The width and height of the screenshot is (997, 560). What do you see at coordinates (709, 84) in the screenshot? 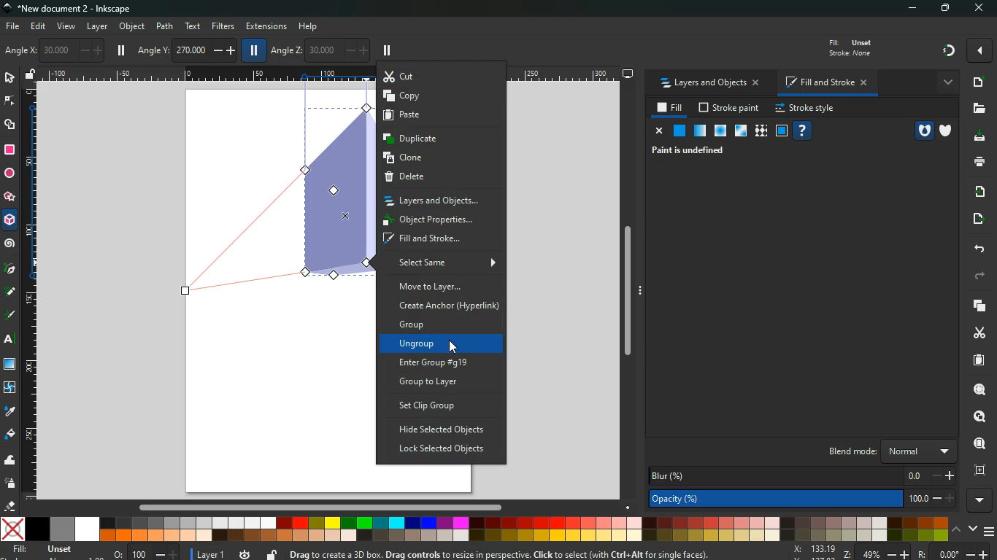
I see `layers and objects` at bounding box center [709, 84].